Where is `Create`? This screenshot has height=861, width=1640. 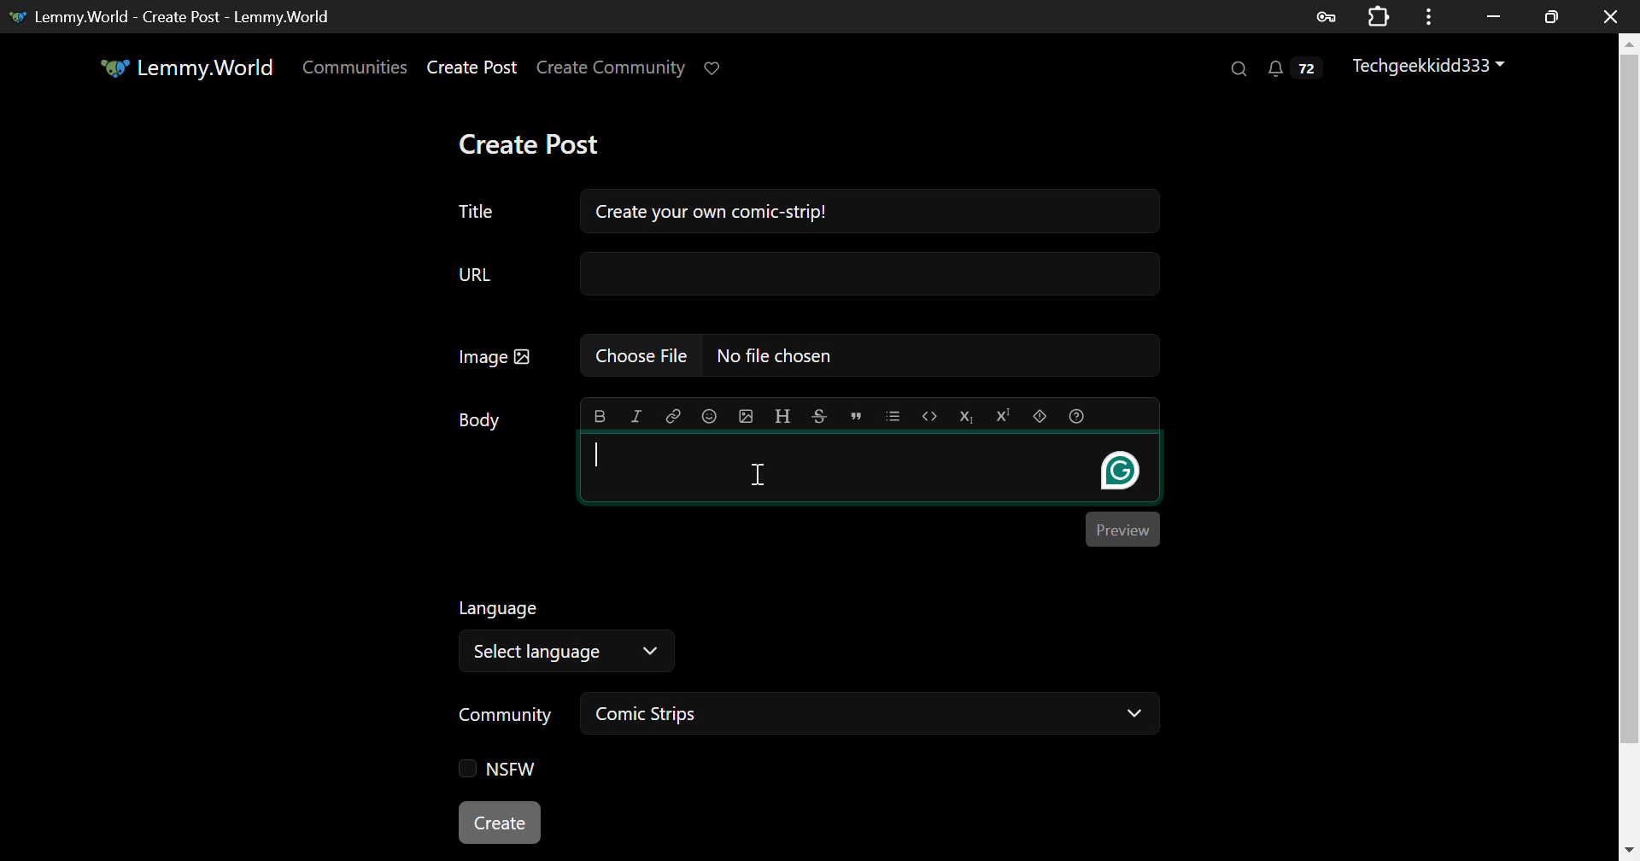
Create is located at coordinates (501, 824).